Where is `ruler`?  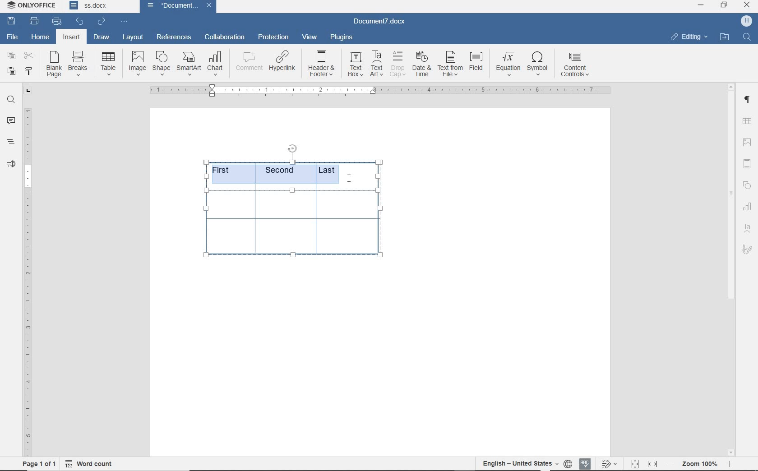 ruler is located at coordinates (28, 282).